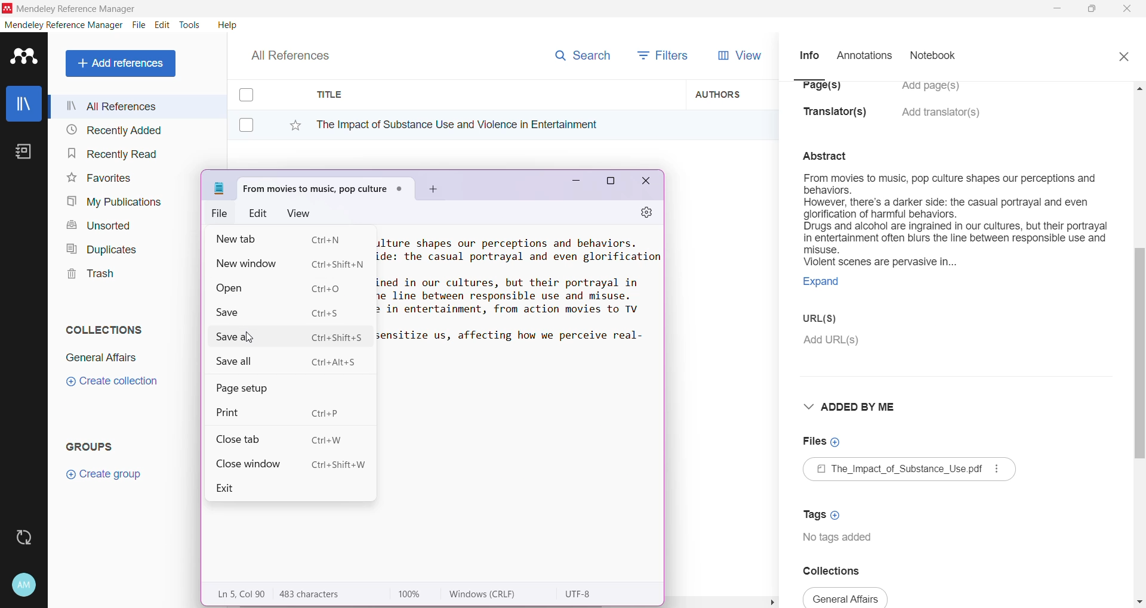 The height and width of the screenshot is (608, 1146). Describe the element at coordinates (281, 240) in the screenshot. I see `New Tab` at that location.